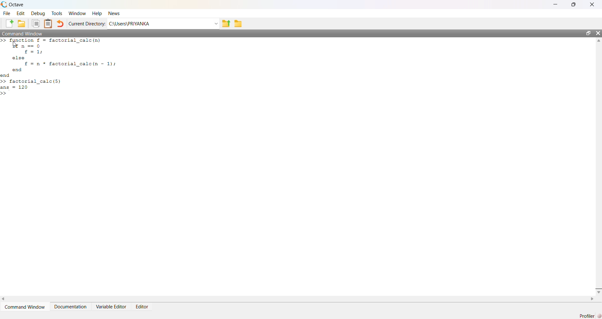  I want to click on news, so click(114, 13).